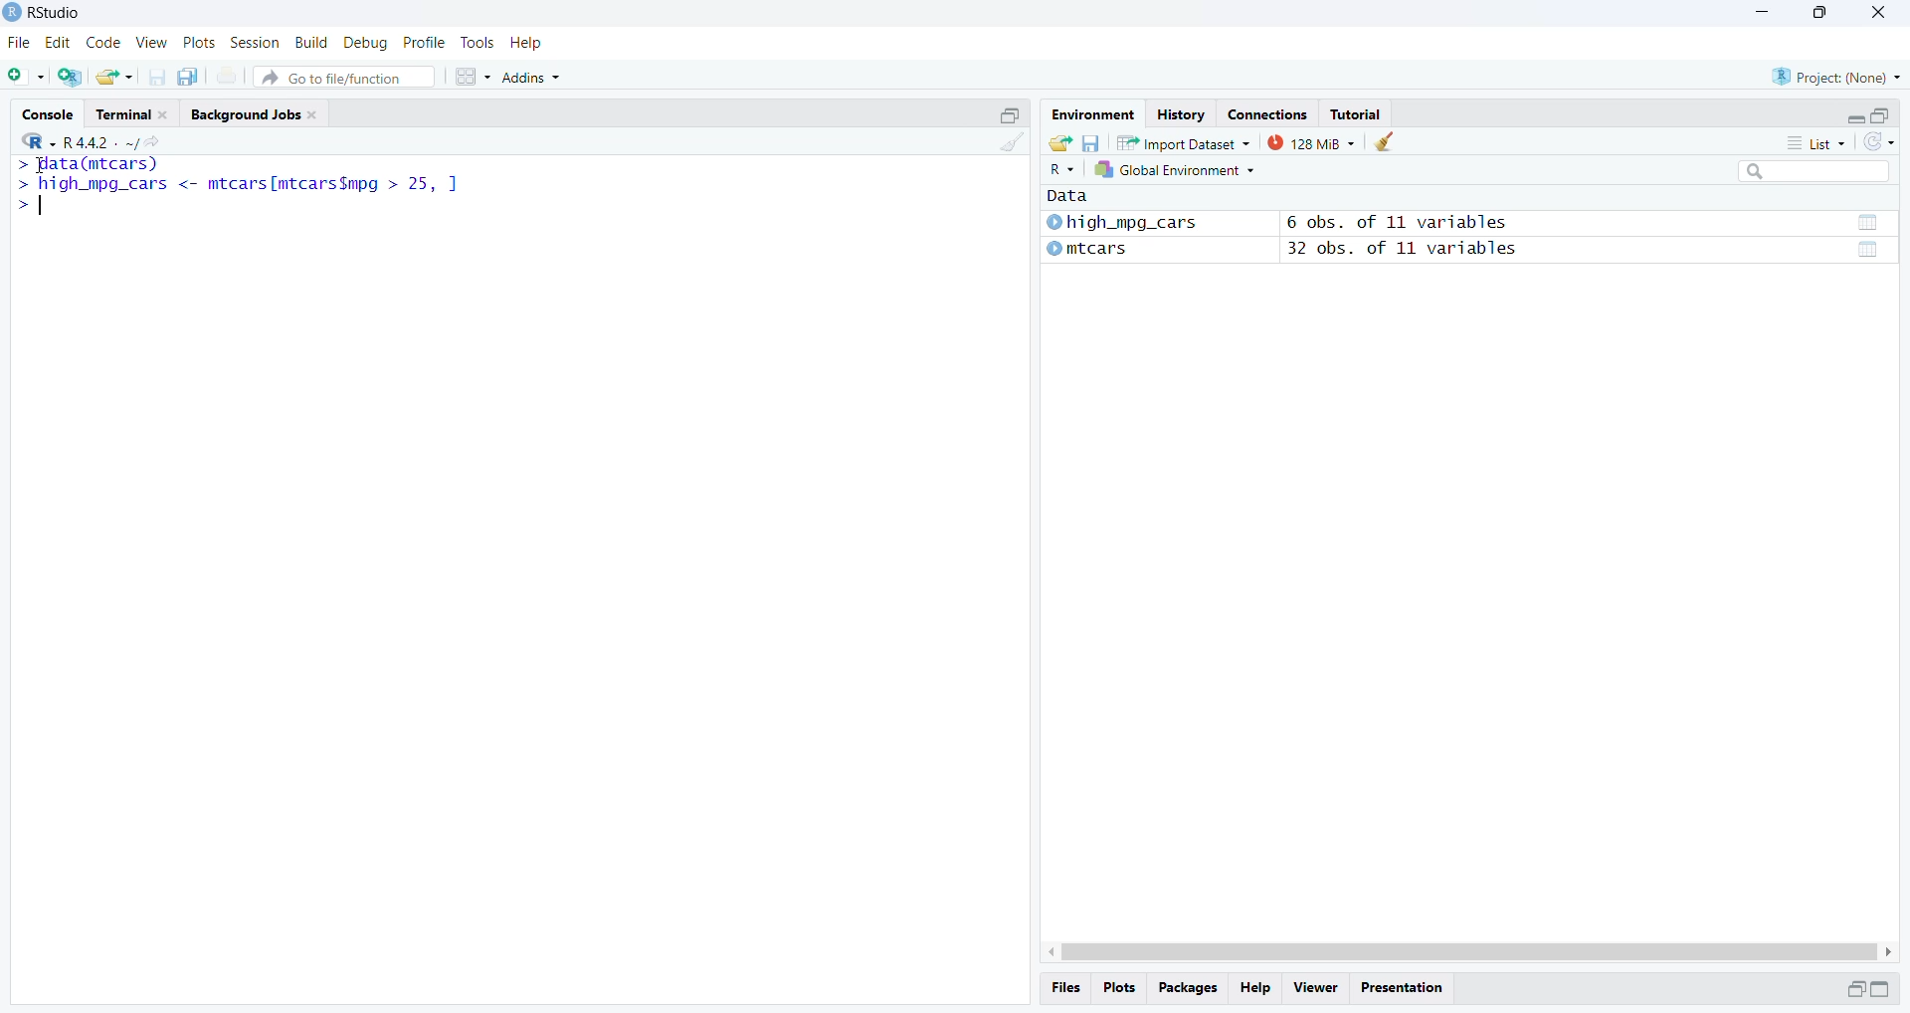 This screenshot has width=1910, height=1013. I want to click on Help, so click(1255, 989).